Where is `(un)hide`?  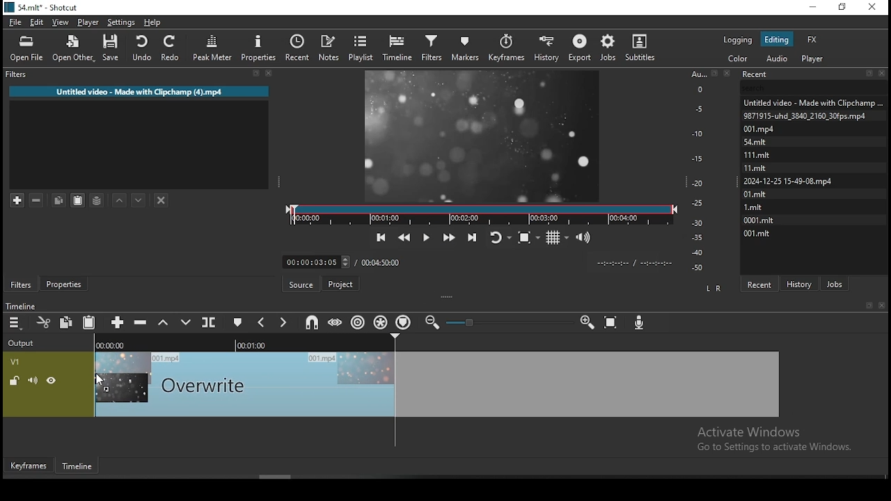 (un)hide is located at coordinates (51, 382).